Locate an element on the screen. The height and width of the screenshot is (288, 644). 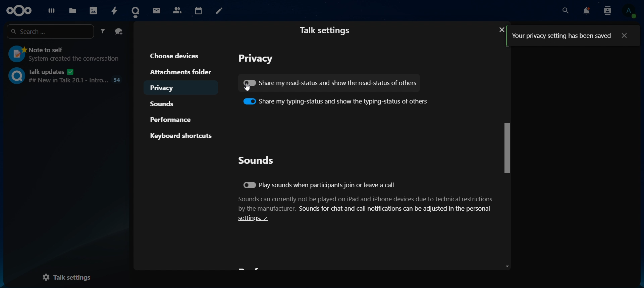
share my read-status and show the read-status of others is located at coordinates (331, 82).